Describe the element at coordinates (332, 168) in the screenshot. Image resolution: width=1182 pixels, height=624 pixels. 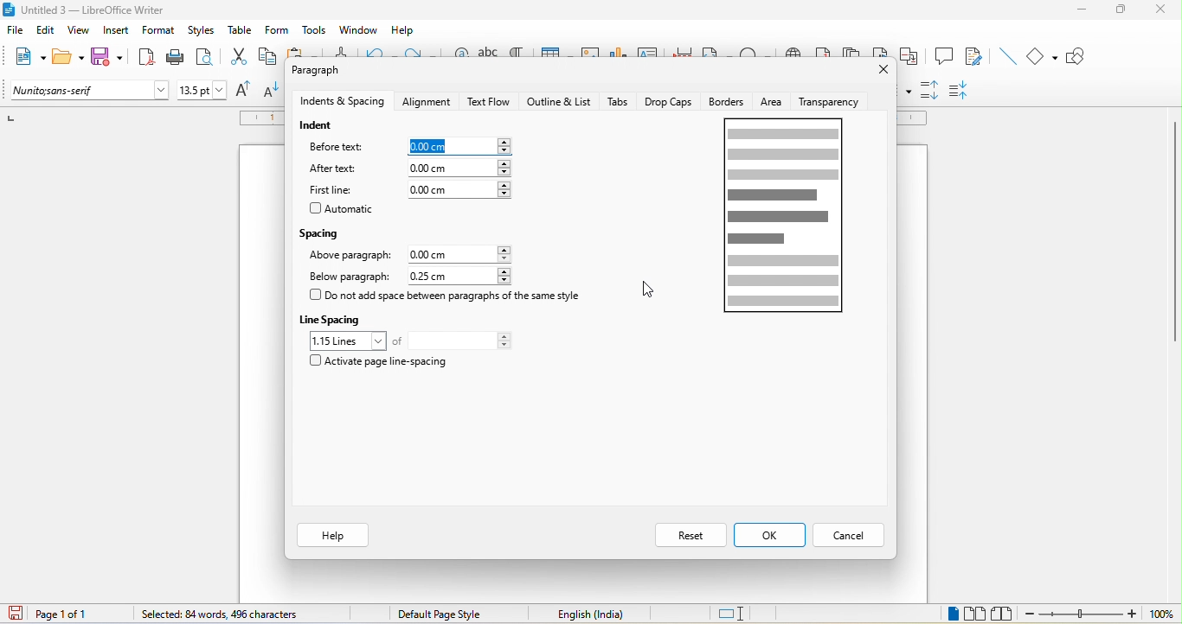
I see `after text` at that location.